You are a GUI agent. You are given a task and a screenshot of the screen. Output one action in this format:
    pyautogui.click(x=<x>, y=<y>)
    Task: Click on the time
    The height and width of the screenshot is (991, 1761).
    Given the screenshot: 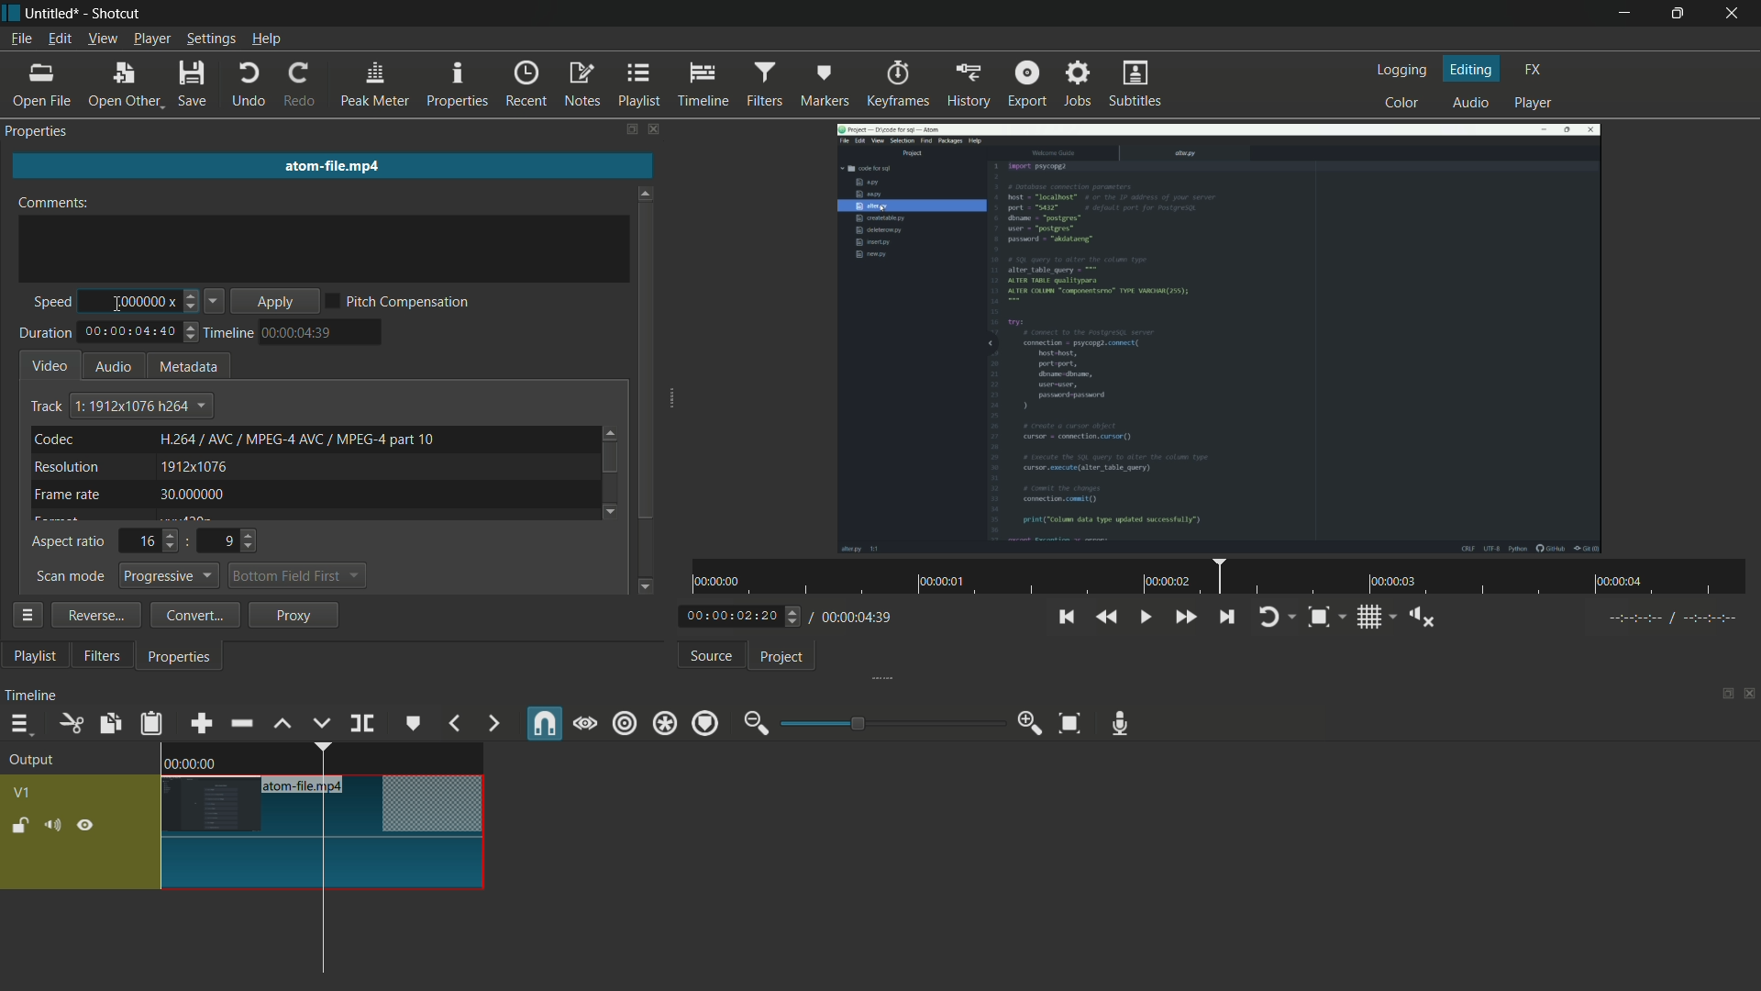 What is the action you would take?
    pyautogui.click(x=299, y=333)
    